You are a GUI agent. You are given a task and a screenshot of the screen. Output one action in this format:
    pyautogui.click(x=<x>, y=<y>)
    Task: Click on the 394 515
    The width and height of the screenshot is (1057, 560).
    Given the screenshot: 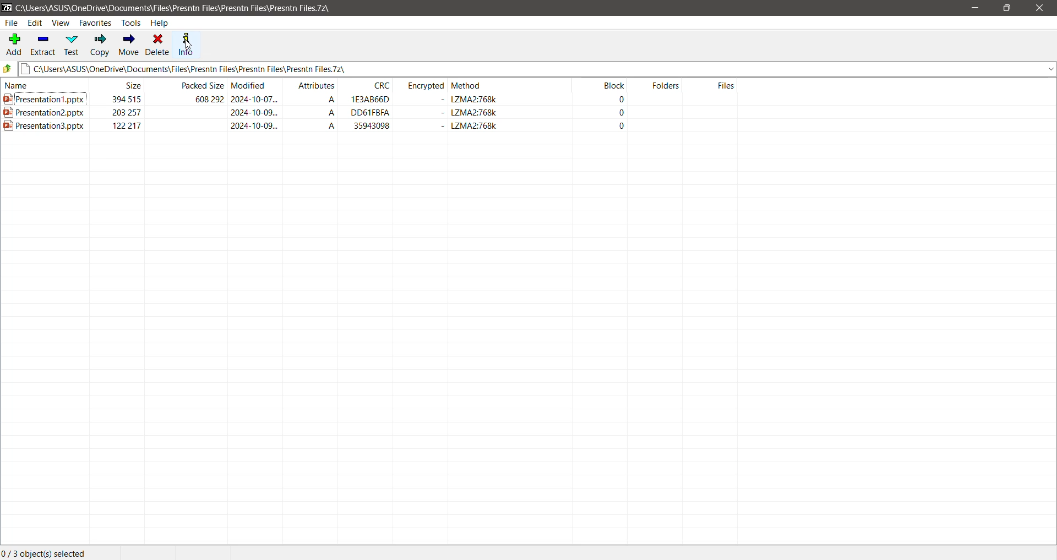 What is the action you would take?
    pyautogui.click(x=117, y=97)
    